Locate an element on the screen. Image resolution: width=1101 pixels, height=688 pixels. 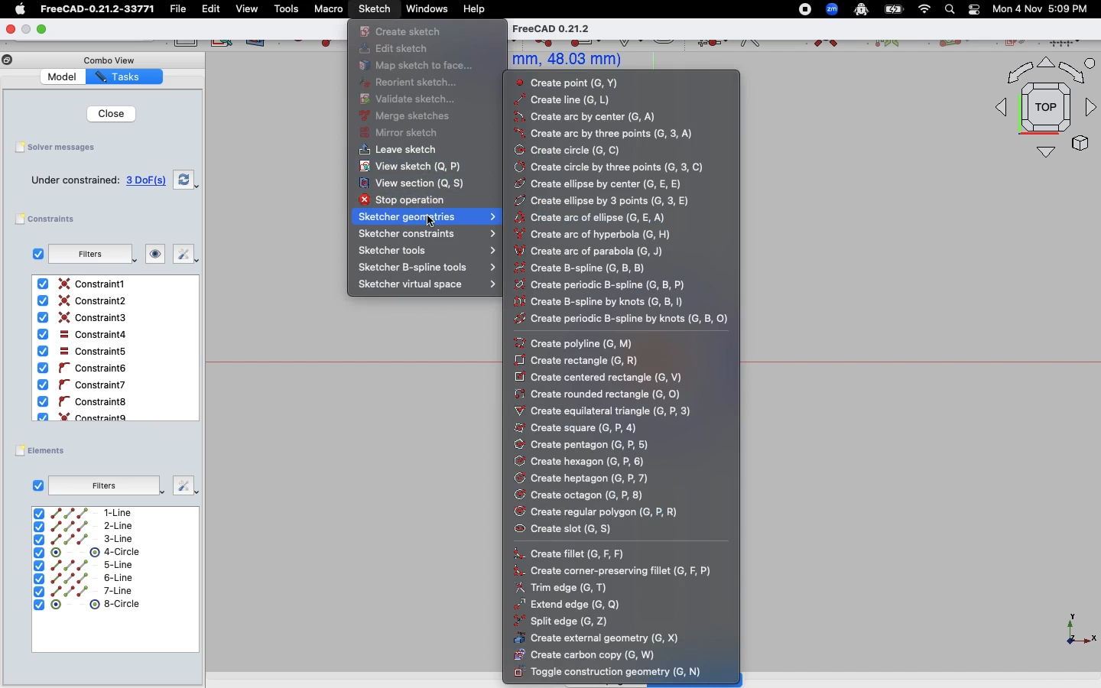
Constraint9 is located at coordinates (86, 416).